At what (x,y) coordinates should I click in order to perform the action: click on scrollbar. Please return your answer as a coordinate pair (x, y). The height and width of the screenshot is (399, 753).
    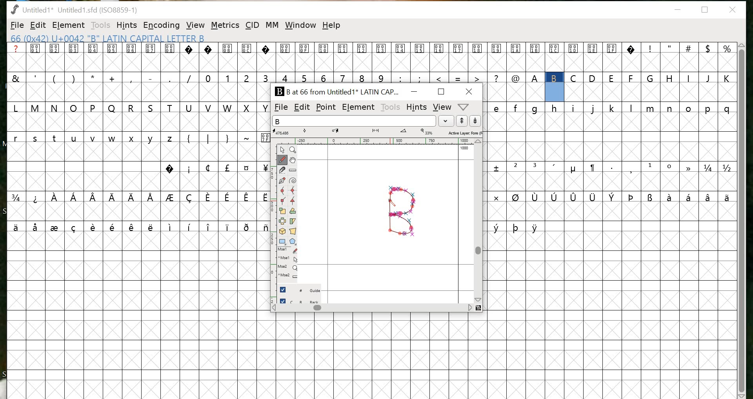
    Looking at the image, I should click on (479, 221).